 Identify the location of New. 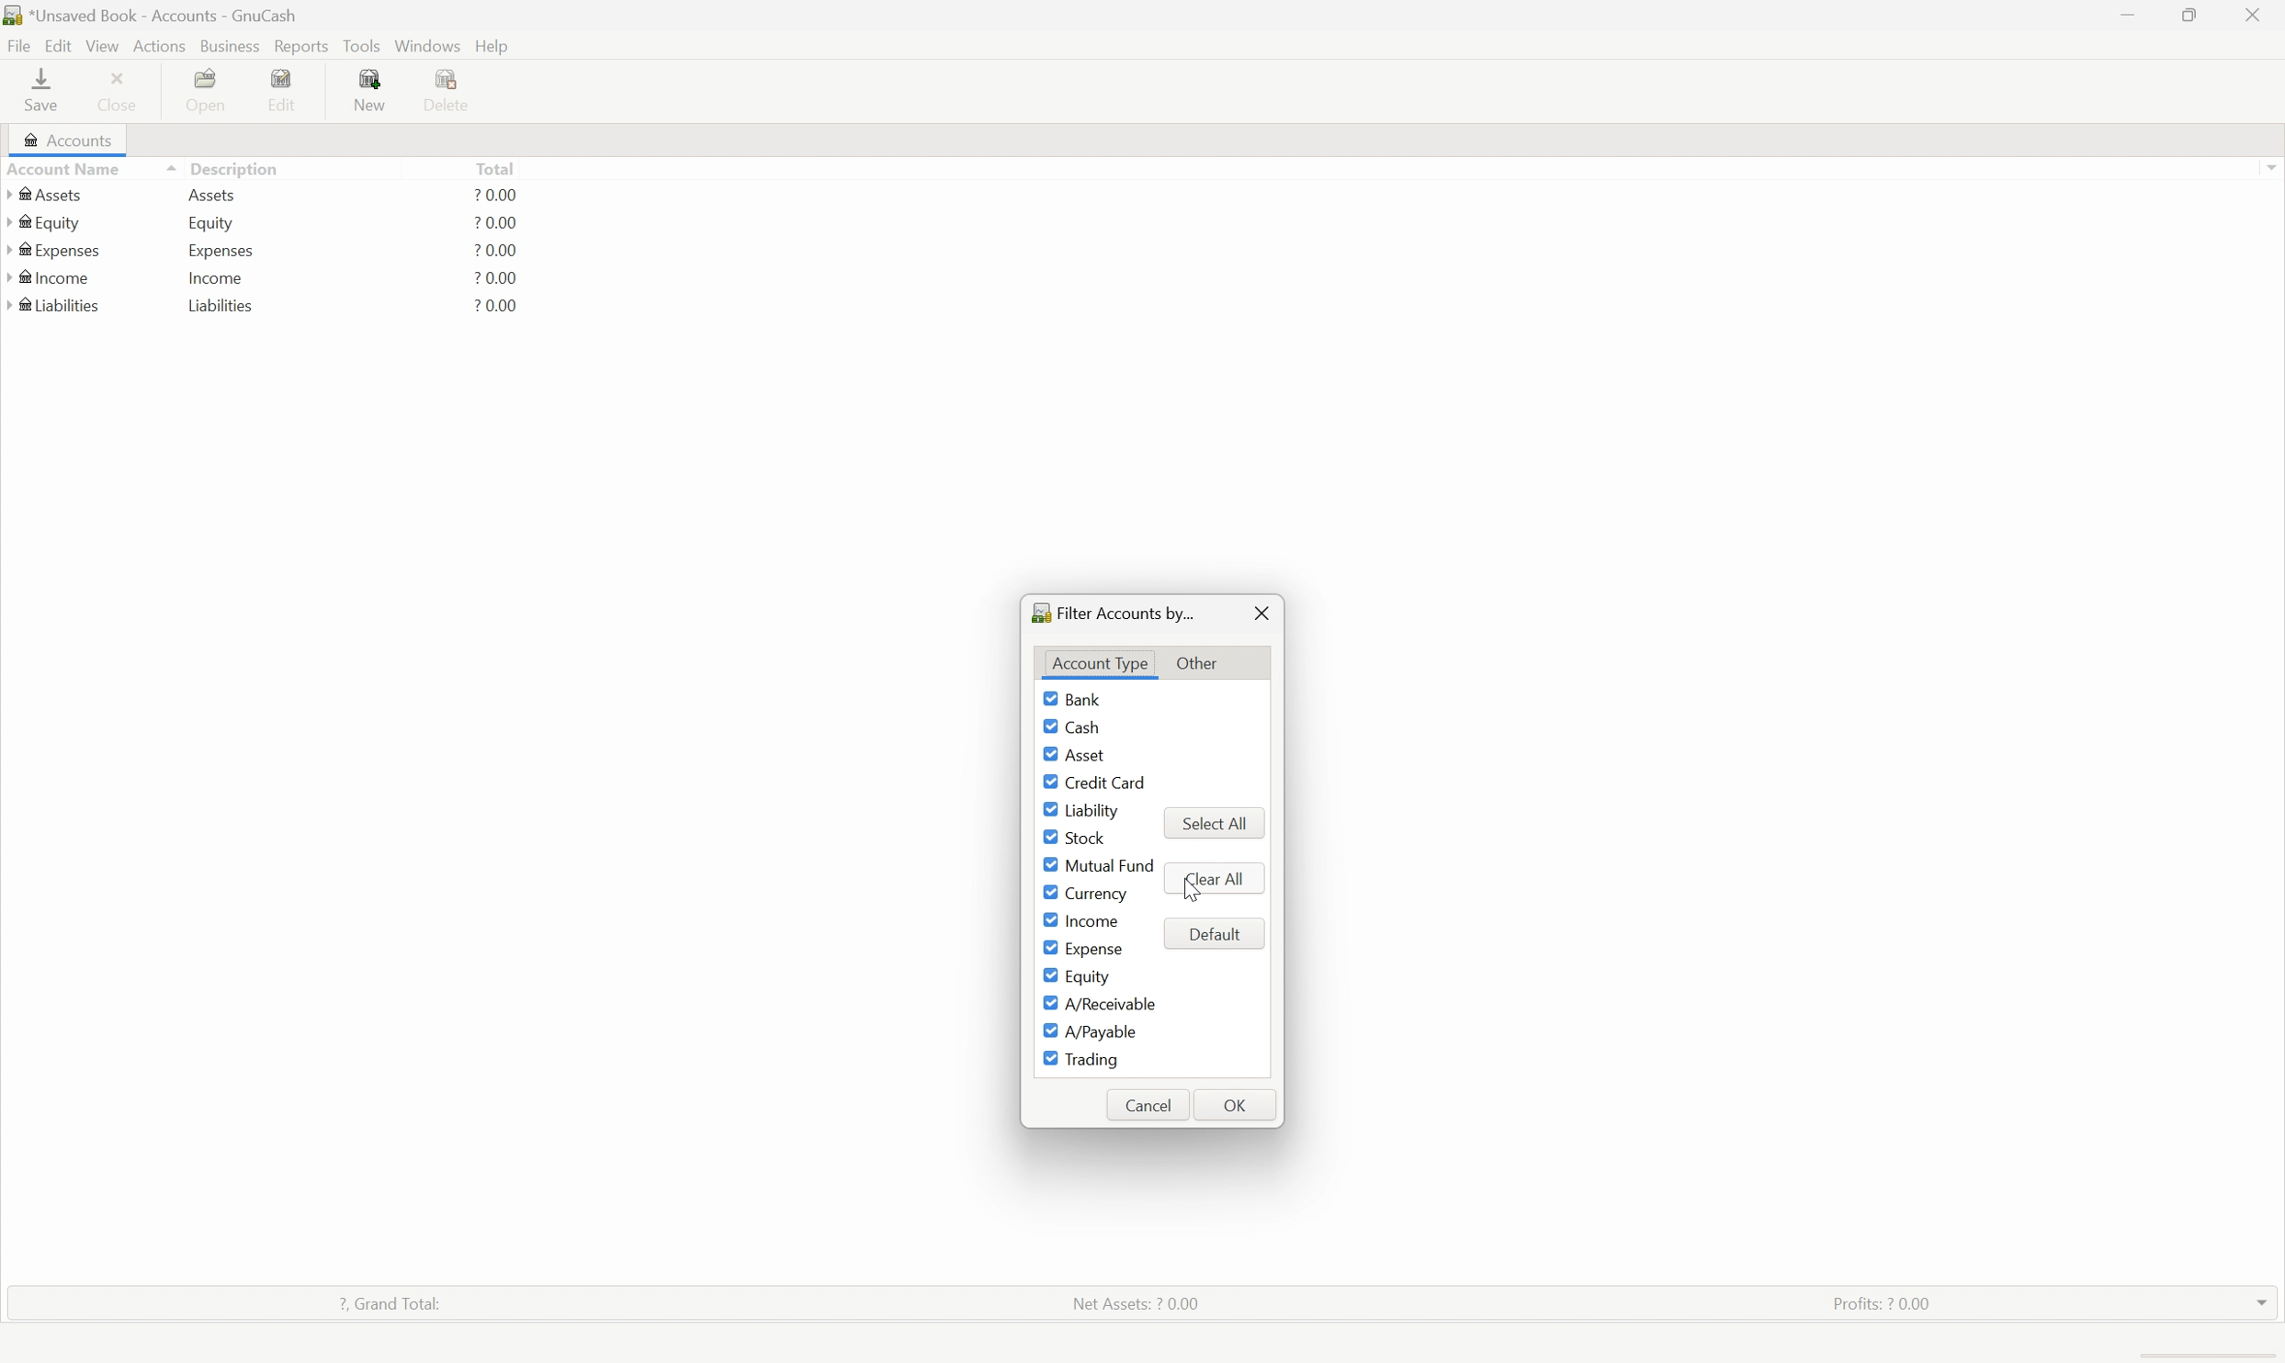
(374, 87).